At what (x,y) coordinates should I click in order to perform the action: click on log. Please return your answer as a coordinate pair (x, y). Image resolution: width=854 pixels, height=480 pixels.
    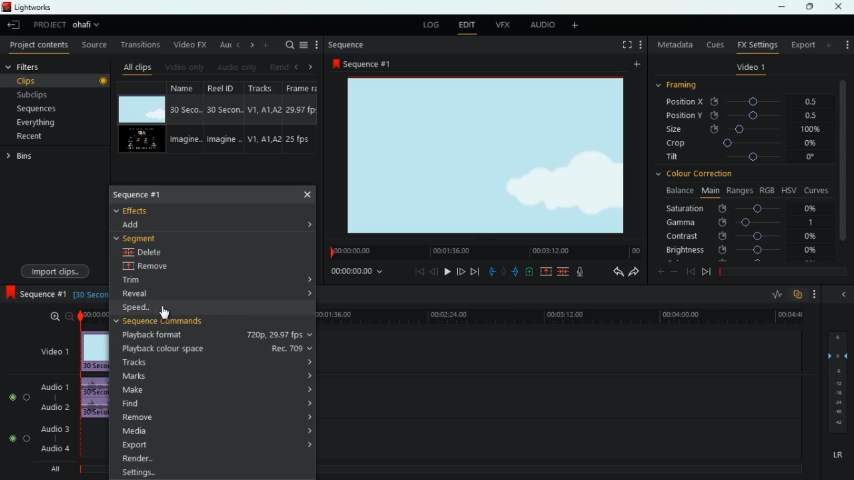
    Looking at the image, I should click on (429, 23).